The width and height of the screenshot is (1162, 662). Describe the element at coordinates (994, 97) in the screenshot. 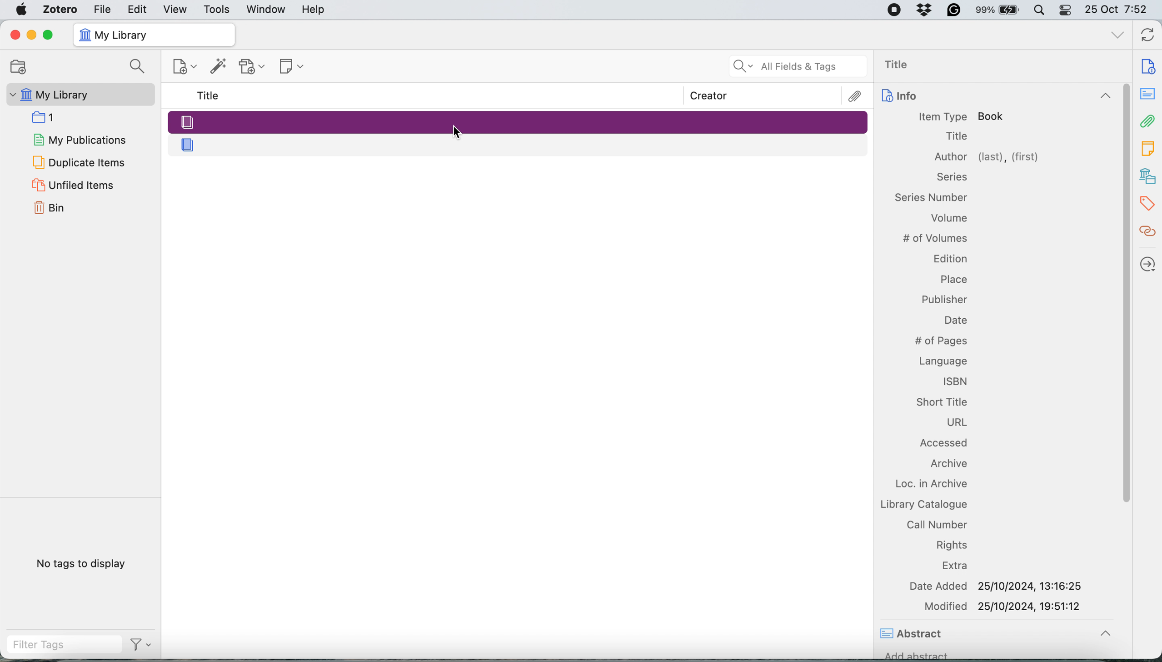

I see `Info` at that location.